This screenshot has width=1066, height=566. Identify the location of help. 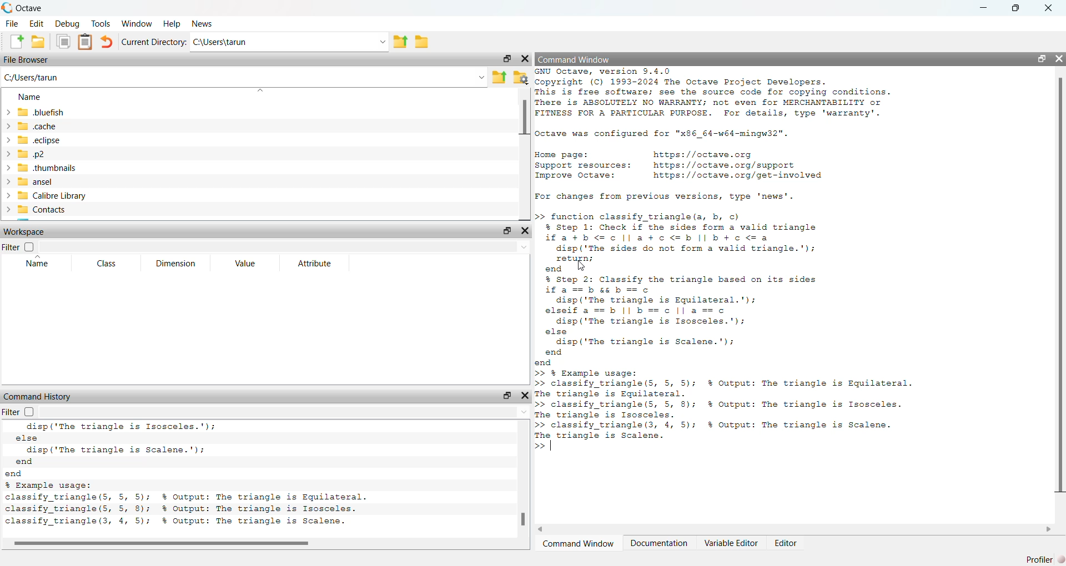
(172, 23).